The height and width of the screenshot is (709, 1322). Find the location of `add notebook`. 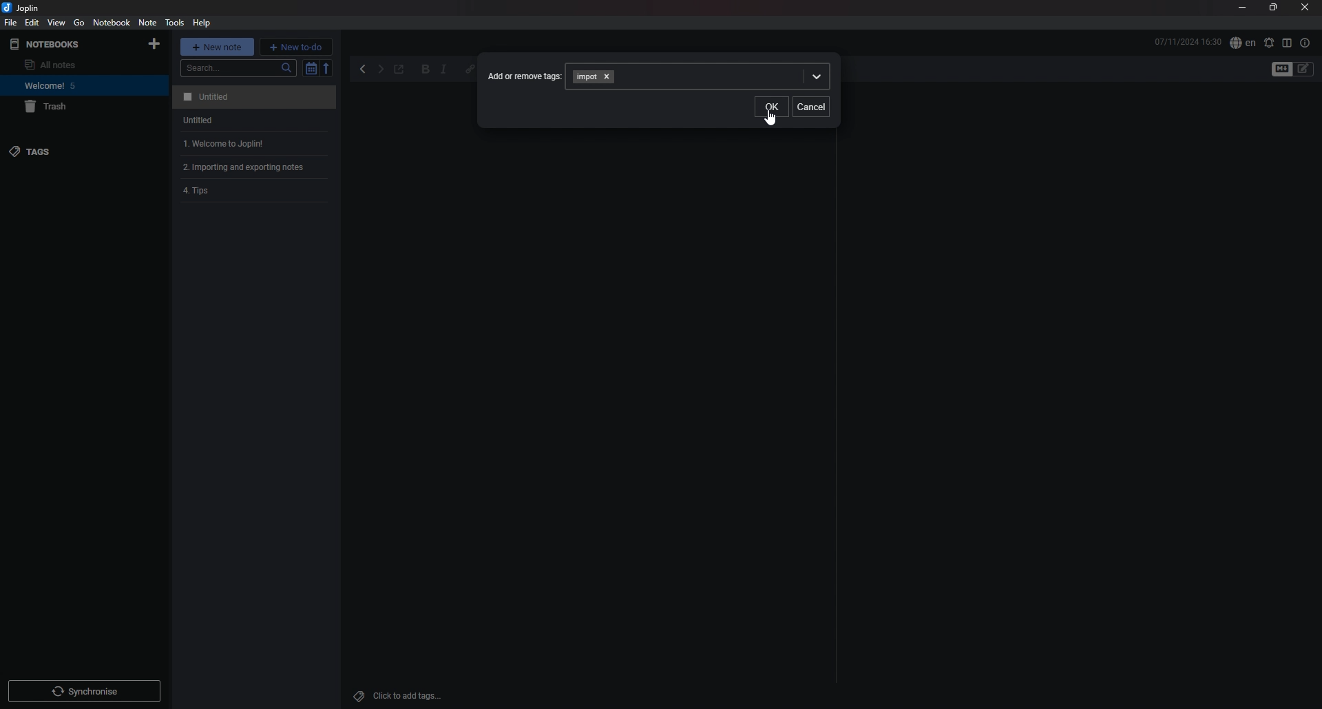

add notebook is located at coordinates (154, 44).